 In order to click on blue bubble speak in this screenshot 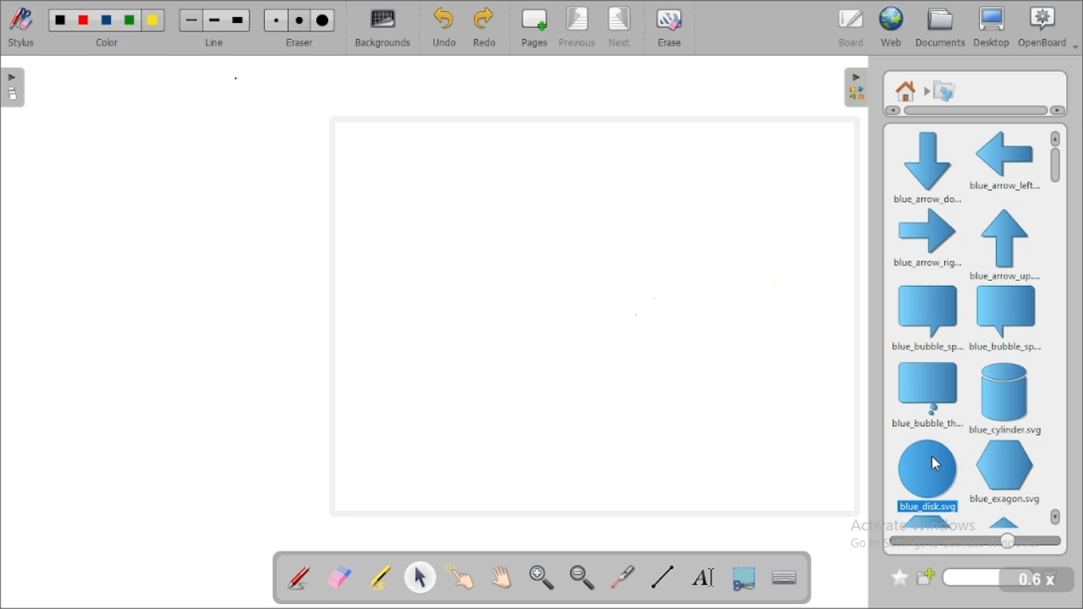, I will do `click(926, 317)`.